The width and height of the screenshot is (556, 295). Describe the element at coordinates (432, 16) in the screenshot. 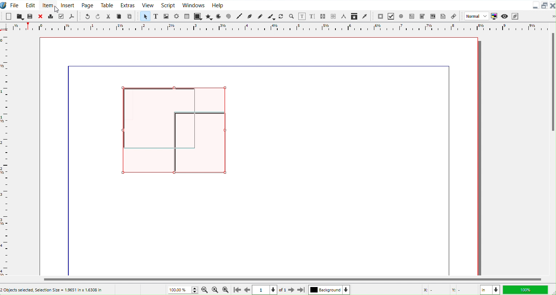

I see `PDF List Box` at that location.